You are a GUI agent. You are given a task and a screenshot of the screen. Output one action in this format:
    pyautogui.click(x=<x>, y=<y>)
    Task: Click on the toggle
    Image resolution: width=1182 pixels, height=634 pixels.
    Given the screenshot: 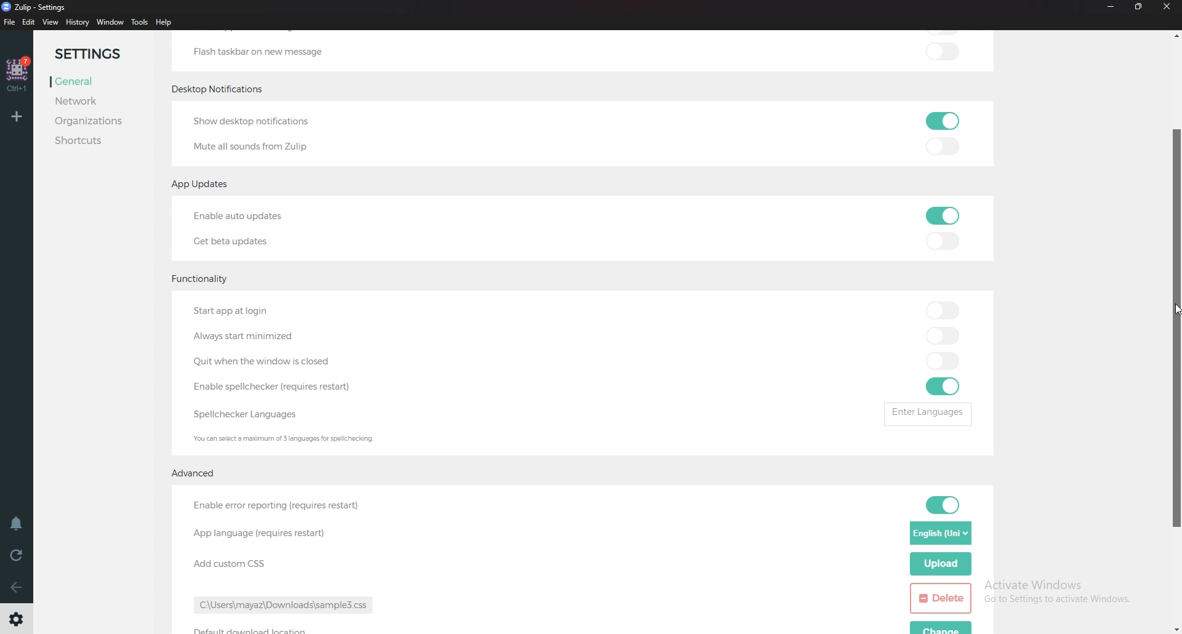 What is the action you would take?
    pyautogui.click(x=942, y=146)
    